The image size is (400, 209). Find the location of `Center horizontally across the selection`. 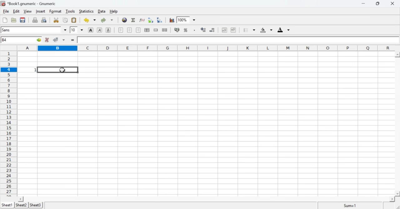

Center horizontally across the selection is located at coordinates (147, 31).